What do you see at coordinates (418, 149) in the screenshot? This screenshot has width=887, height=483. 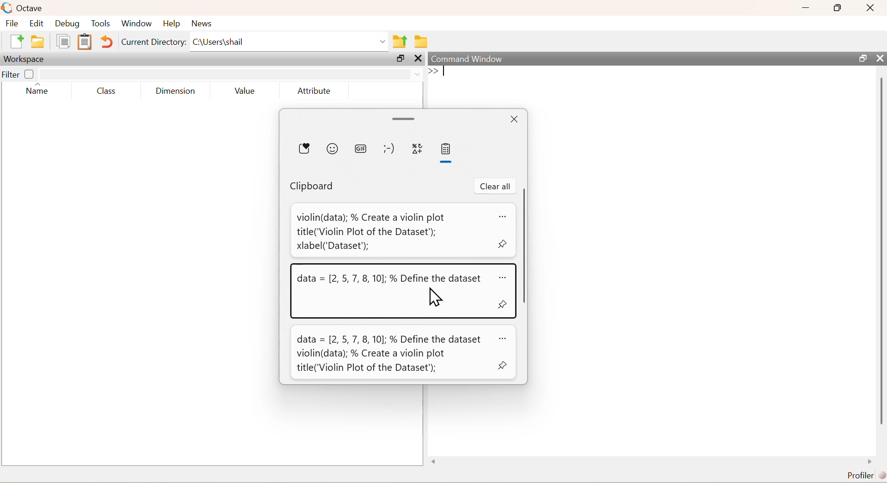 I see `ymbols` at bounding box center [418, 149].